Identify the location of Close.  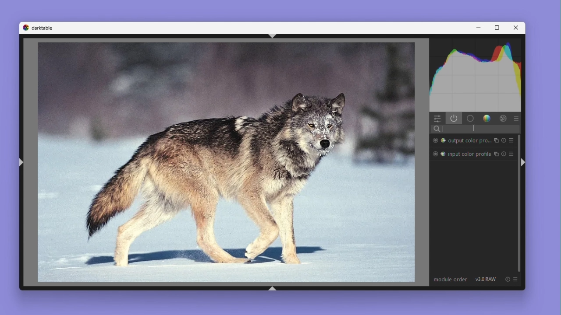
(514, 28).